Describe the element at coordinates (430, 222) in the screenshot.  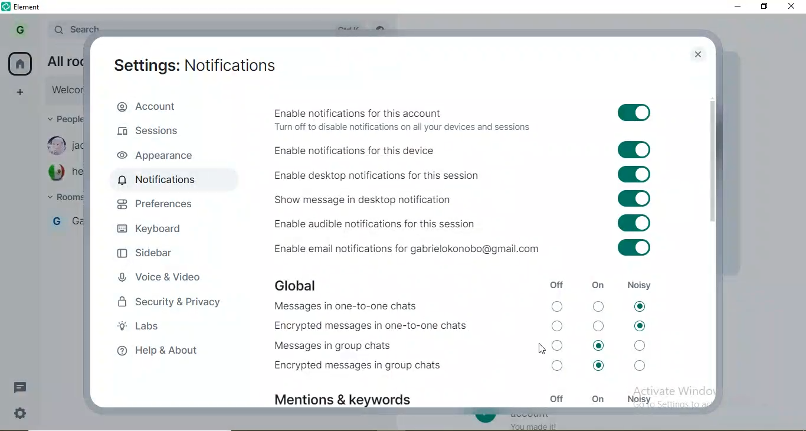
I see `enable auidible notifications for this session` at that location.